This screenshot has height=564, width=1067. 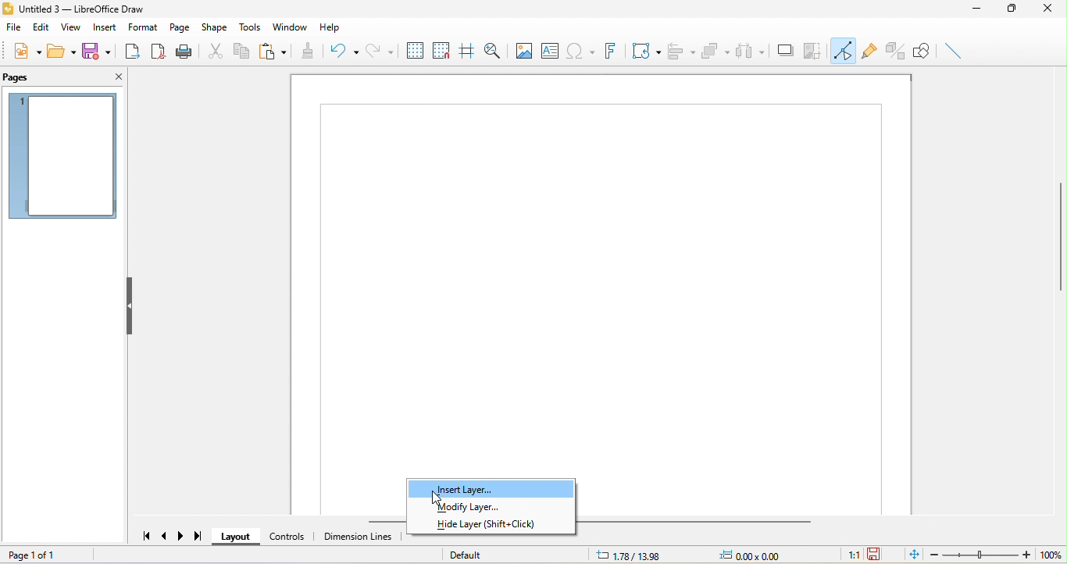 What do you see at coordinates (201, 538) in the screenshot?
I see `last page` at bounding box center [201, 538].